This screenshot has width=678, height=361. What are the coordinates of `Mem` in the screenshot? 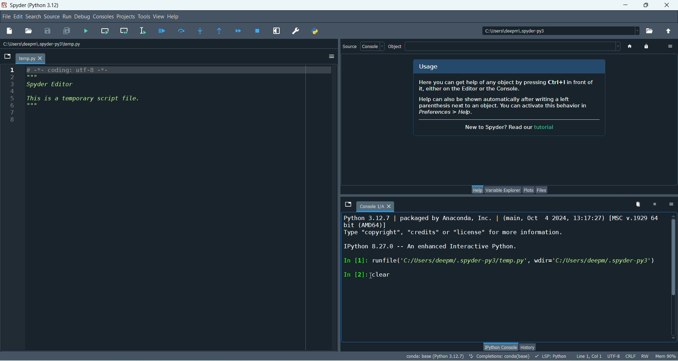 It's located at (666, 357).